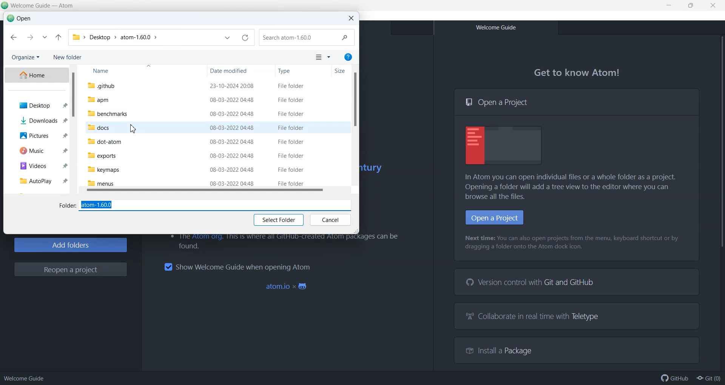  What do you see at coordinates (142, 71) in the screenshot?
I see `Name` at bounding box center [142, 71].